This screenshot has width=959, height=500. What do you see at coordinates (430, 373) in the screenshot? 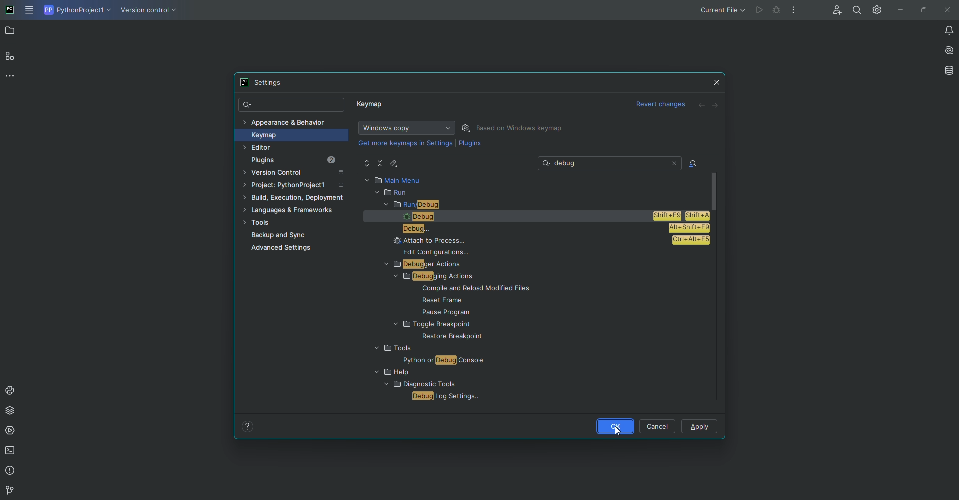
I see `FOLDER NAME` at bounding box center [430, 373].